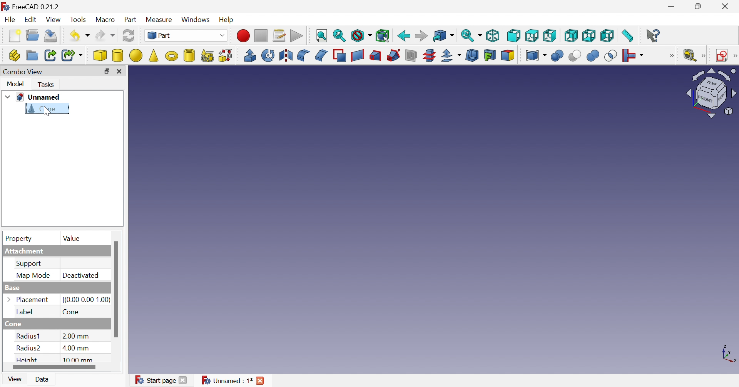 The height and width of the screenshot is (387, 739). Describe the element at coordinates (159, 19) in the screenshot. I see `Measure` at that location.